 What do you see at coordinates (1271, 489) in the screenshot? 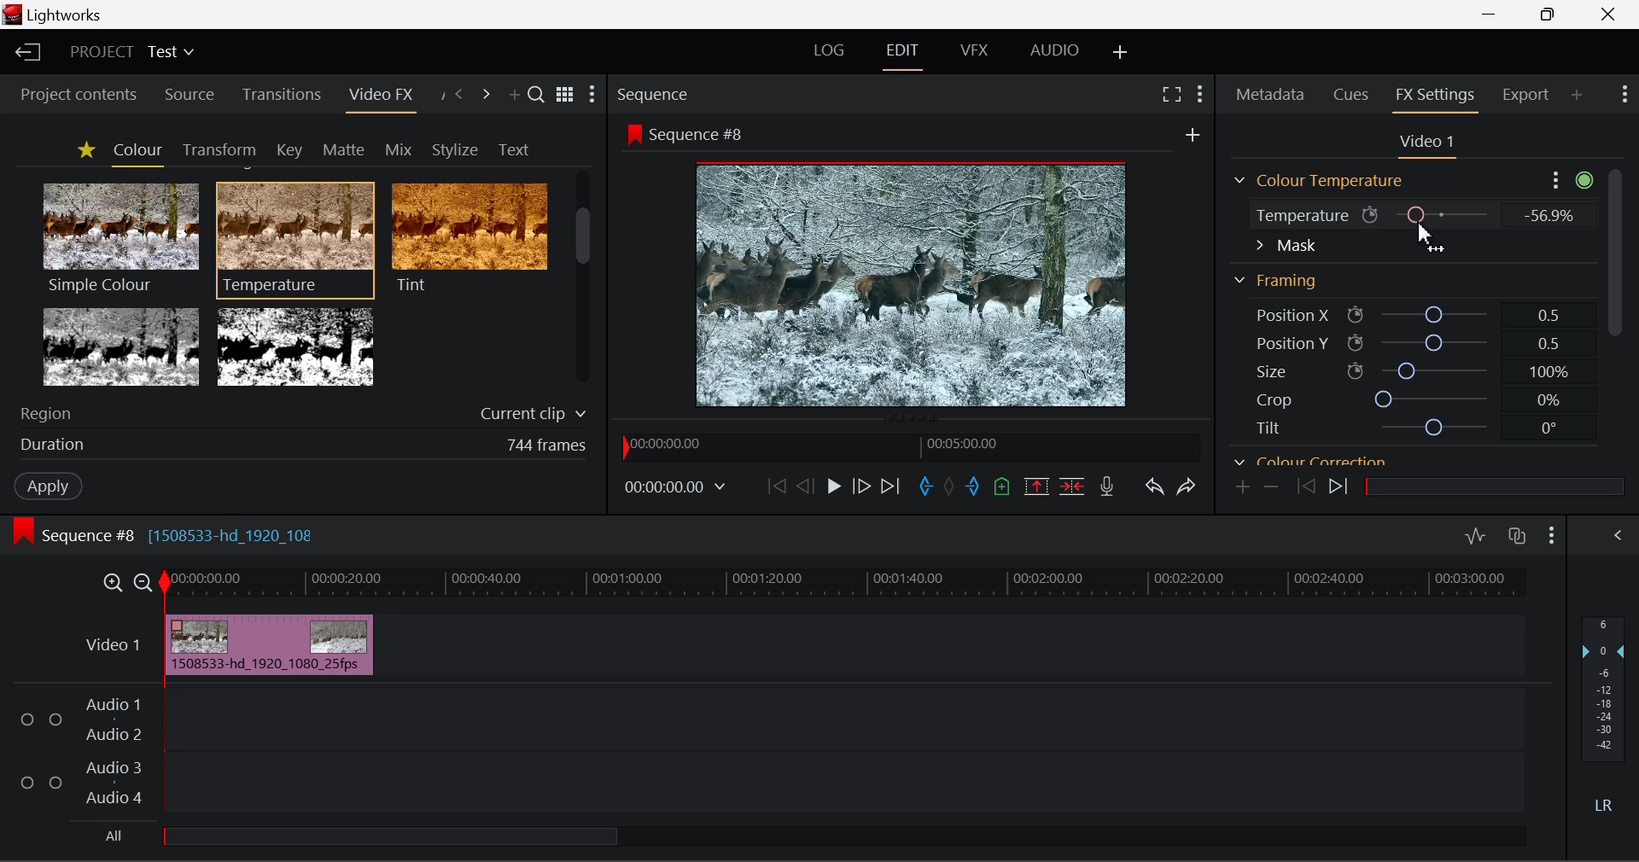
I see `Remove keyframe` at bounding box center [1271, 489].